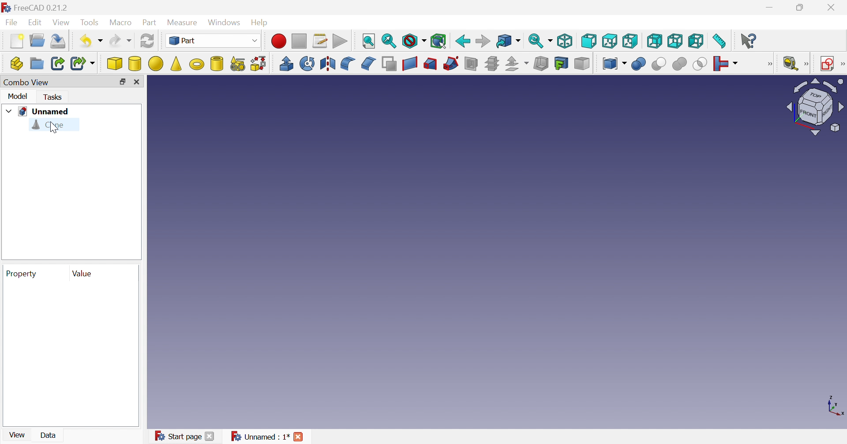  Describe the element at coordinates (588, 41) in the screenshot. I see `Front` at that location.